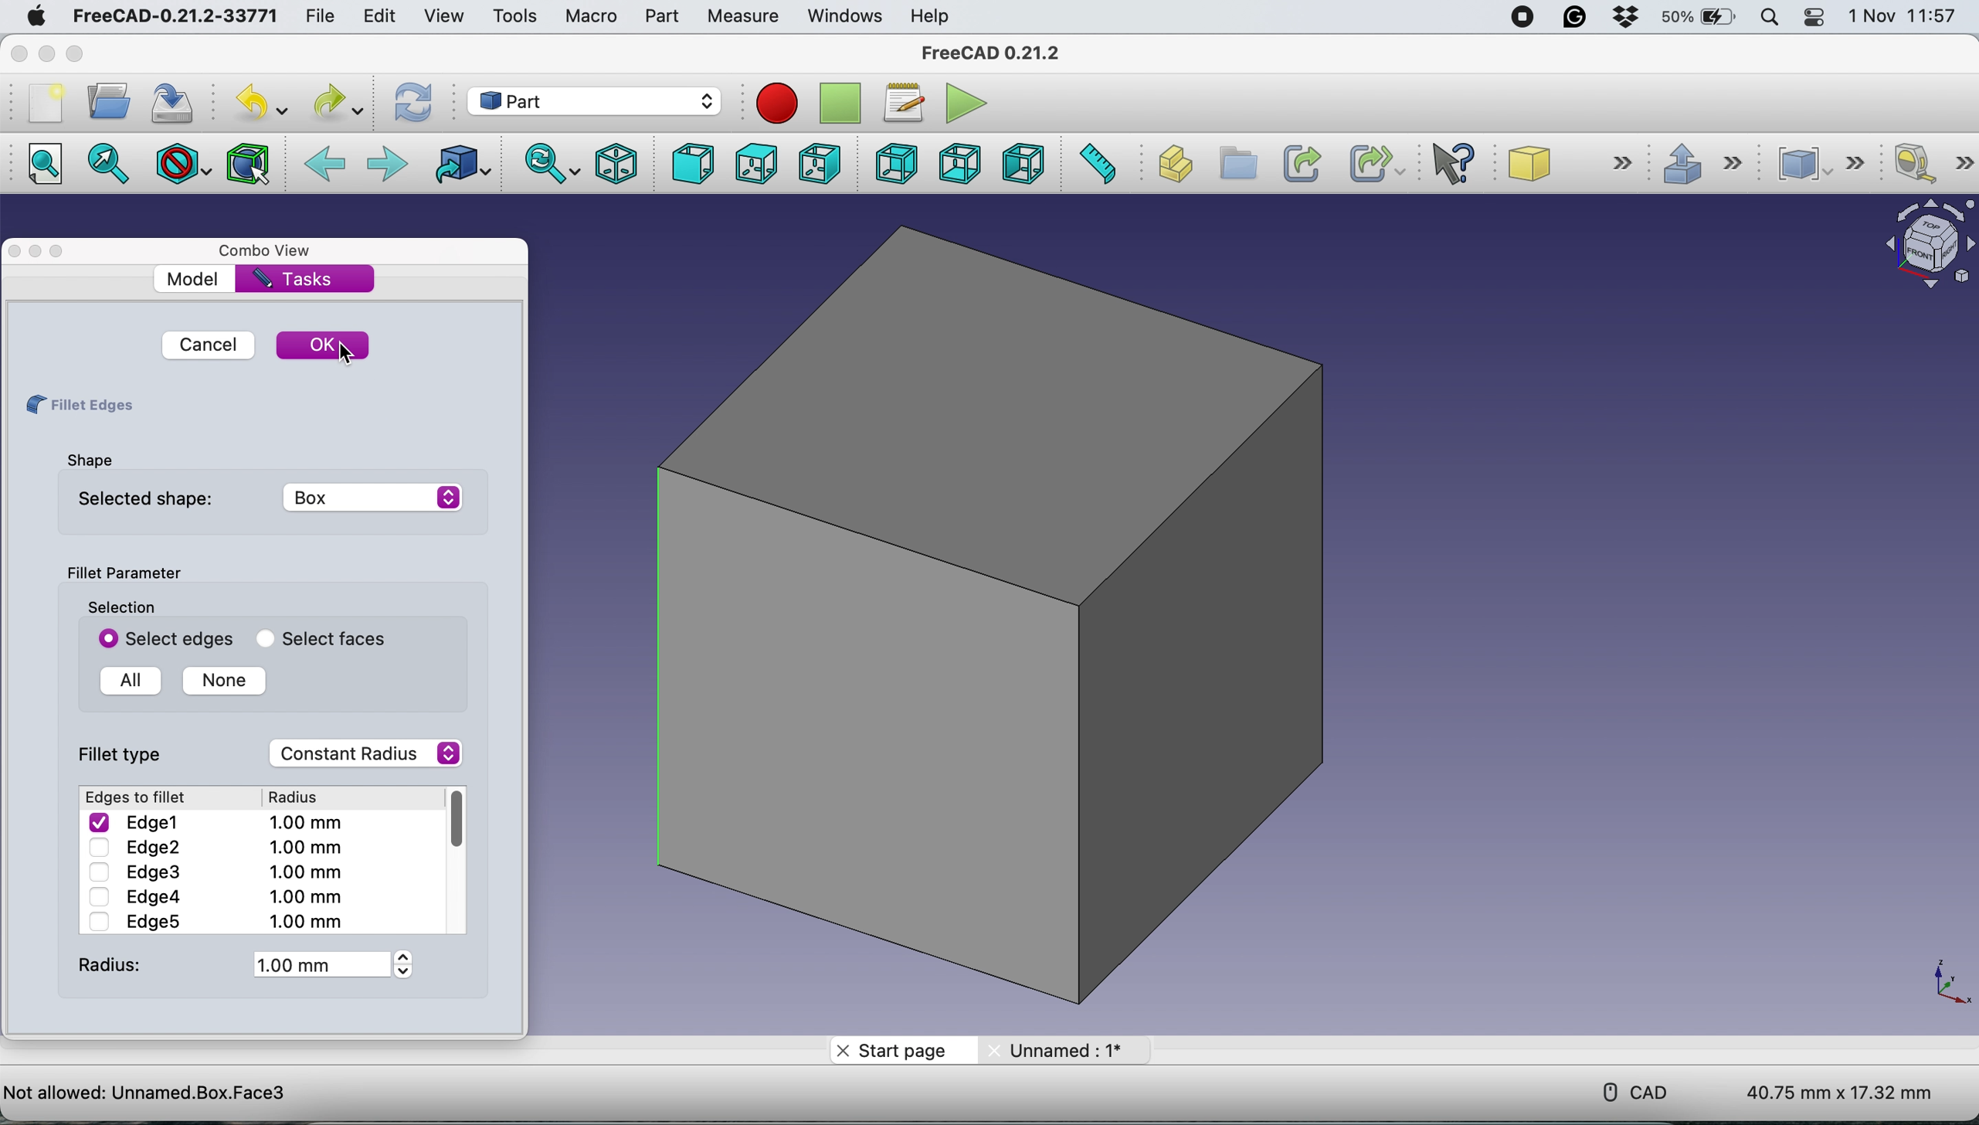 The width and height of the screenshot is (1979, 1125). Describe the element at coordinates (249, 165) in the screenshot. I see `bounding object` at that location.